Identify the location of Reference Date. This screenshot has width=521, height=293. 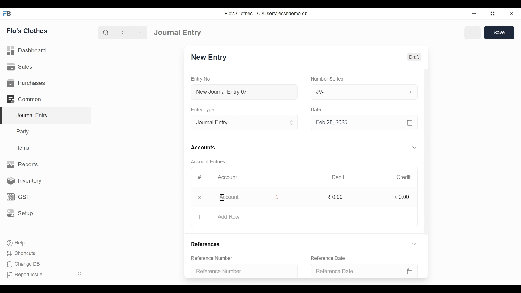
(328, 258).